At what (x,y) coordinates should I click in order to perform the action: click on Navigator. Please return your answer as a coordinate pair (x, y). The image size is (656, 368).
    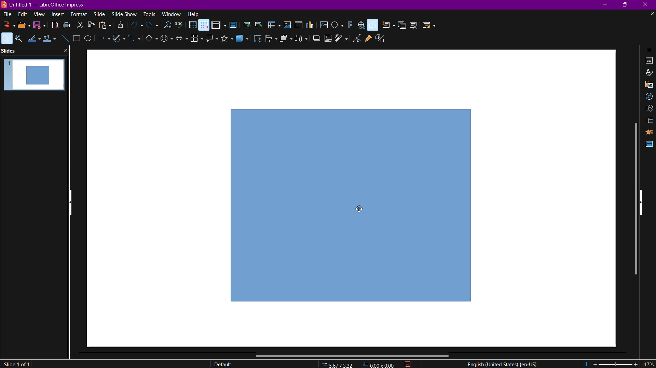
    Looking at the image, I should click on (647, 98).